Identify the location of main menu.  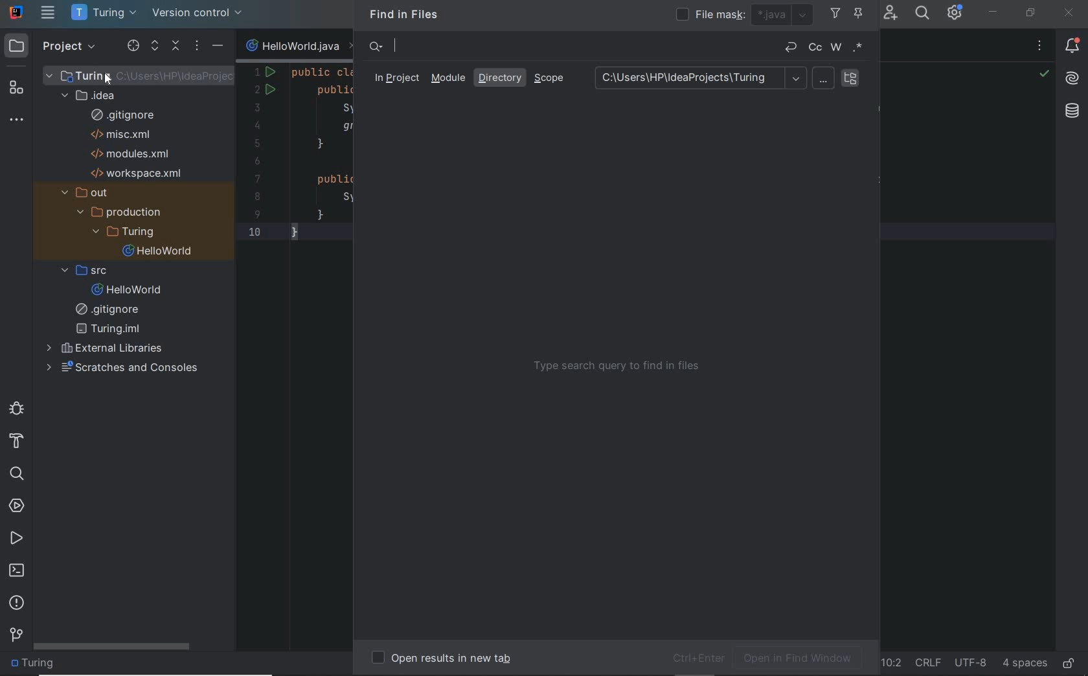
(48, 12).